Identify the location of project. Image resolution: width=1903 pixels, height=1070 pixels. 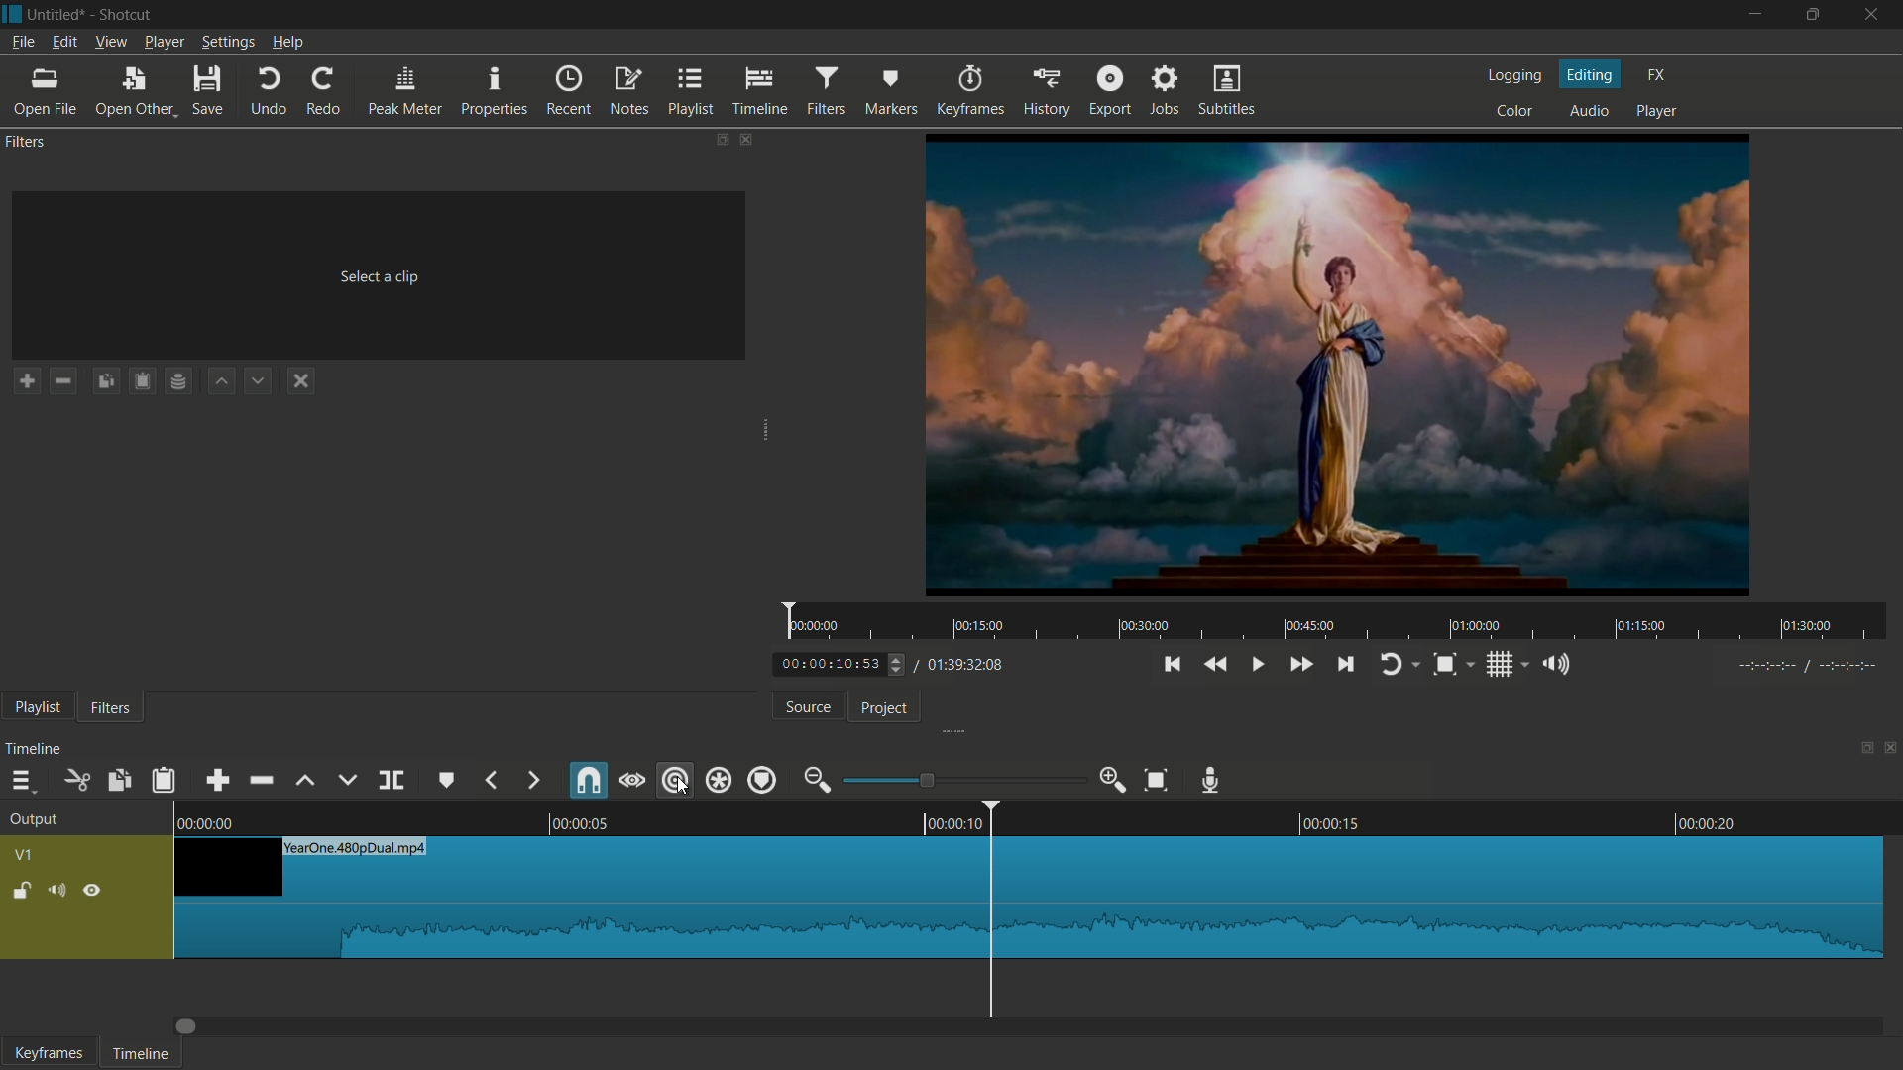
(885, 708).